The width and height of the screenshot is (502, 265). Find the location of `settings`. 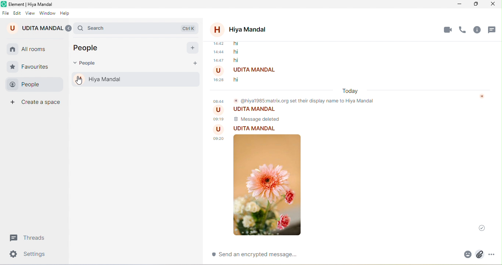

settings is located at coordinates (31, 255).